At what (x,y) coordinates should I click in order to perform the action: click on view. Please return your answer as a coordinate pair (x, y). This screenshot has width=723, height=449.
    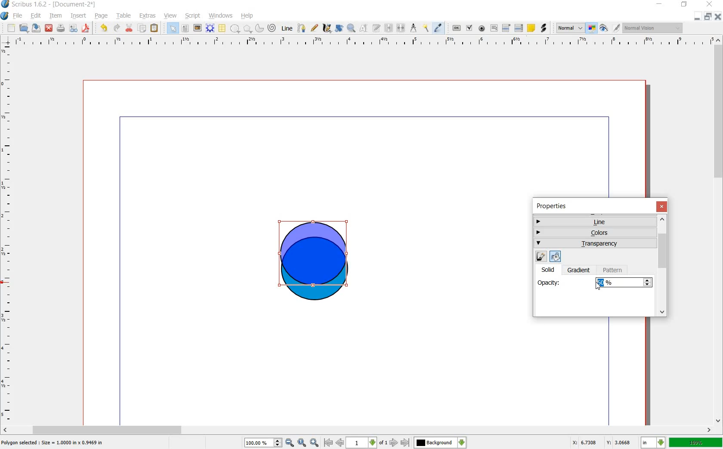
    Looking at the image, I should click on (170, 16).